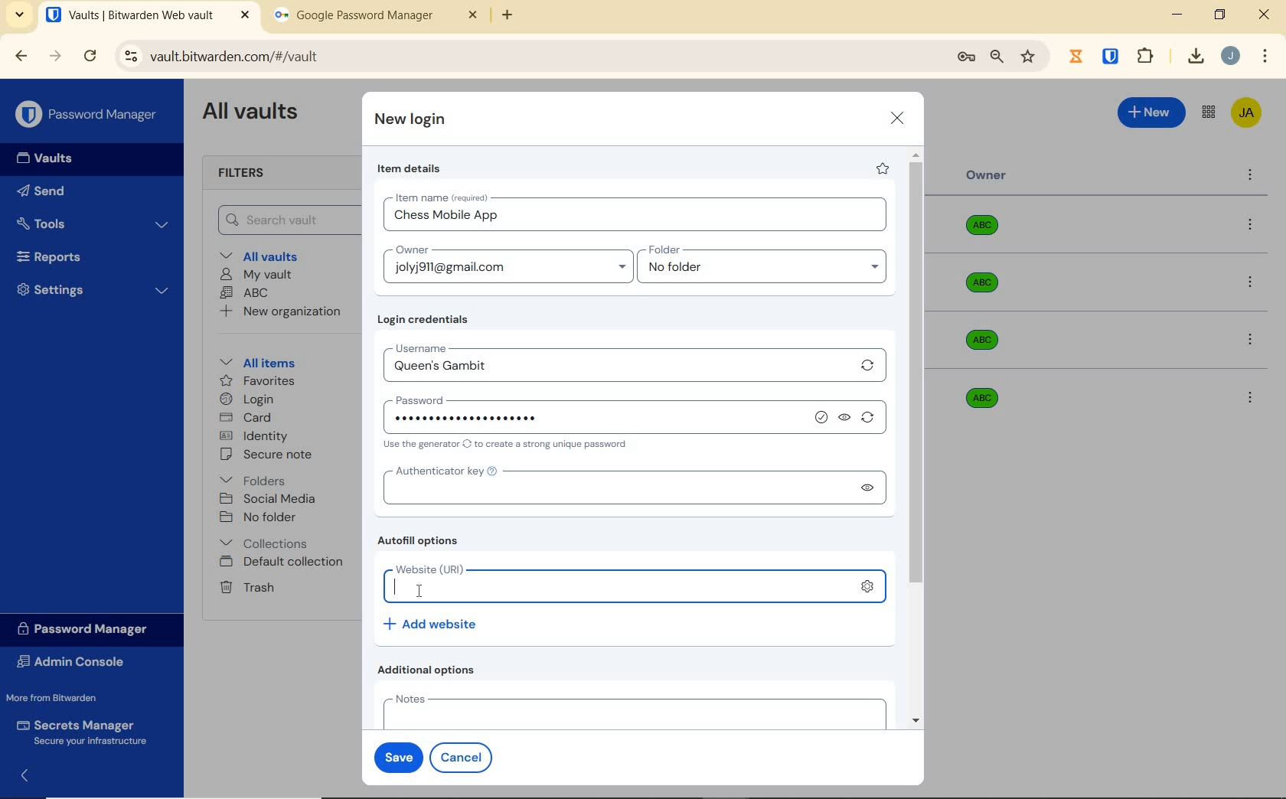  I want to click on No folder, so click(260, 518).